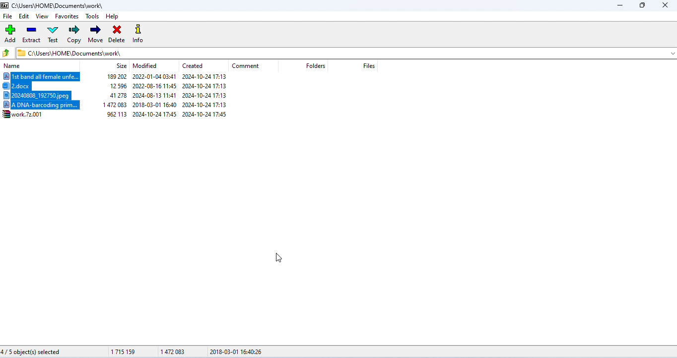 The height and width of the screenshot is (358, 677). Describe the element at coordinates (124, 352) in the screenshot. I see `1715159` at that location.